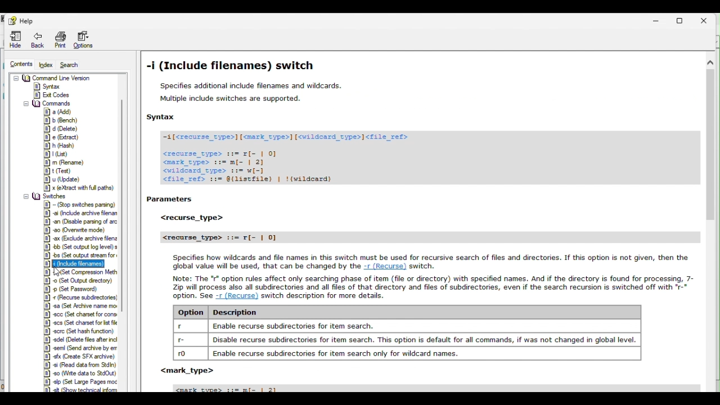 This screenshot has height=405, width=720. I want to click on Set compression method, so click(80, 272).